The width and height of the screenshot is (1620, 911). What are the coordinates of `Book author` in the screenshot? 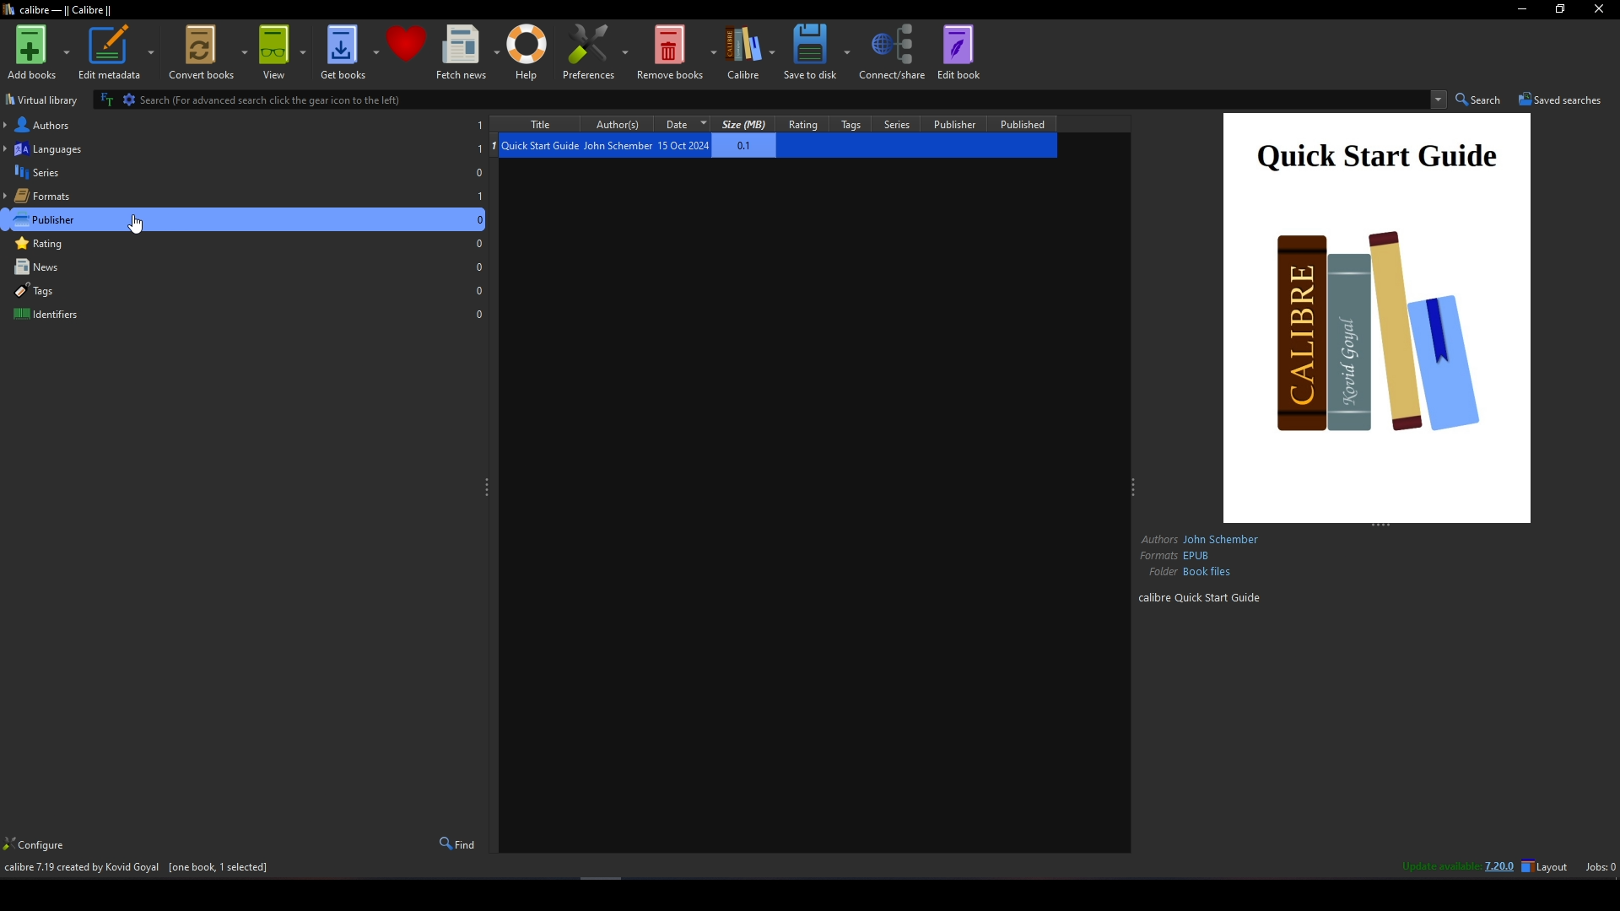 It's located at (1202, 538).